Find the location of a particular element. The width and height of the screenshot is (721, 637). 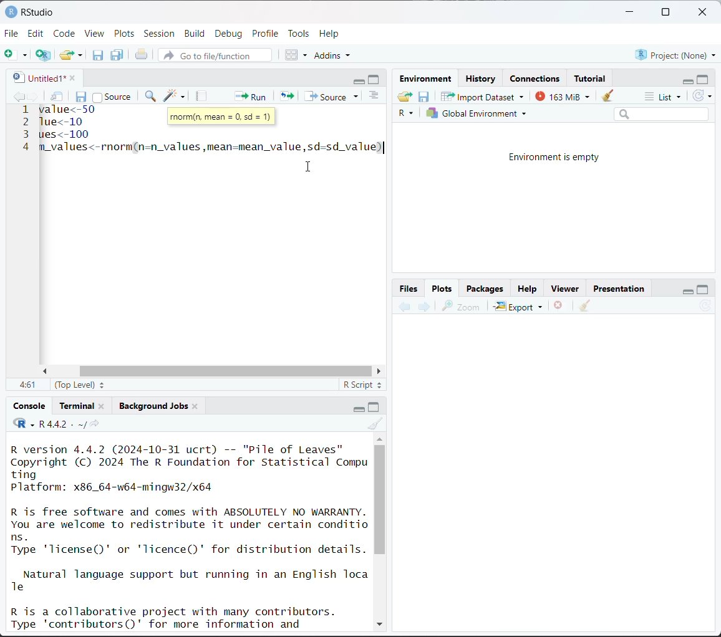

Plots is located at coordinates (442, 287).